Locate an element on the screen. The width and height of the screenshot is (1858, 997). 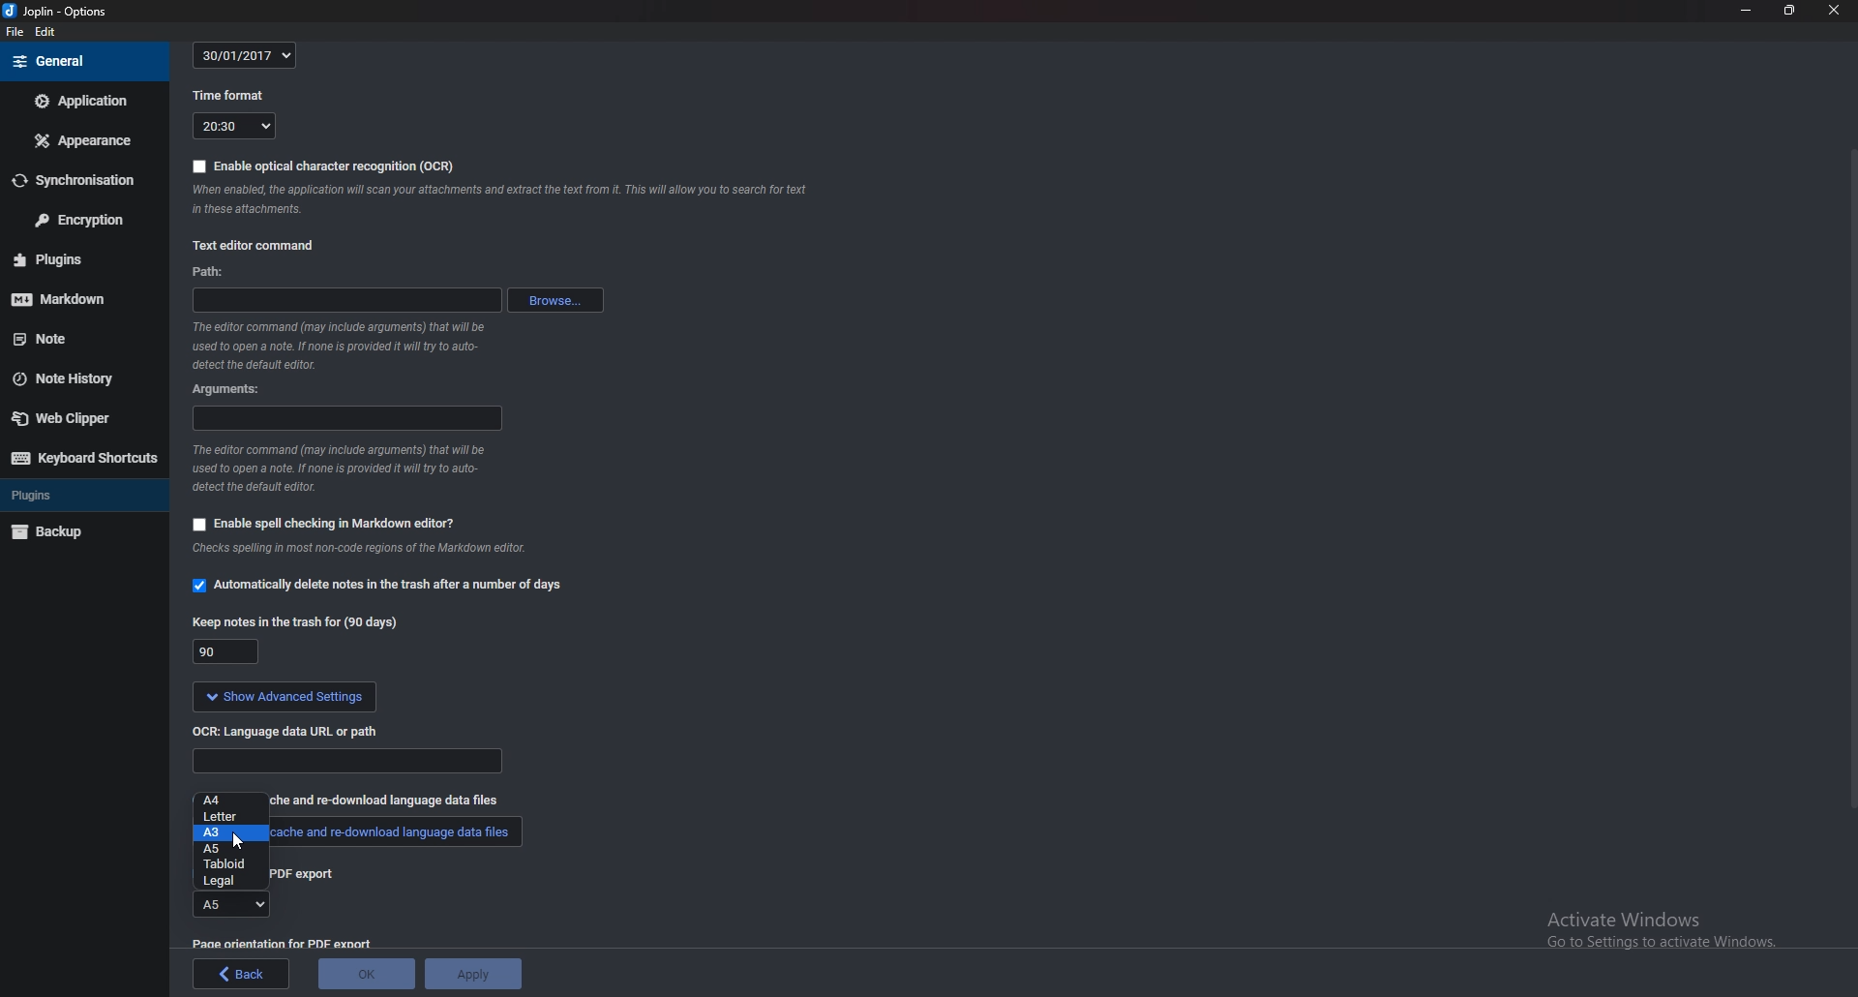
cache and re-download language data files is located at coordinates (405, 837).